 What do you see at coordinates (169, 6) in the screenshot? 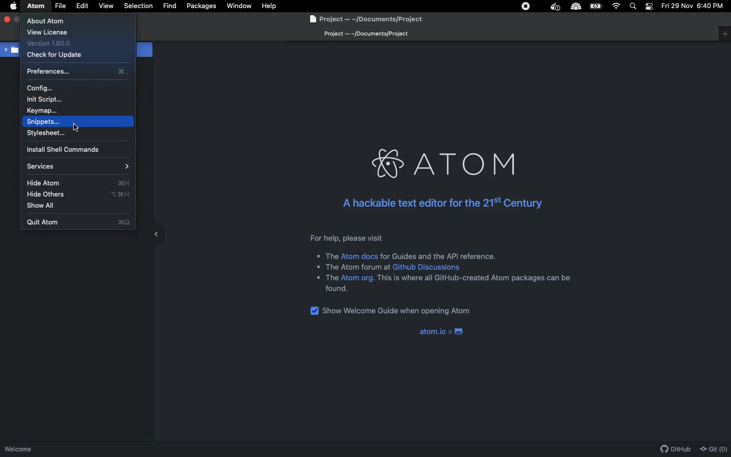
I see `fIND ` at bounding box center [169, 6].